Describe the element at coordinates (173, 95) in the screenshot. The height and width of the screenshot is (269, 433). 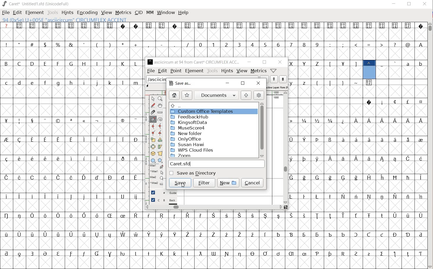
I see `home` at that location.